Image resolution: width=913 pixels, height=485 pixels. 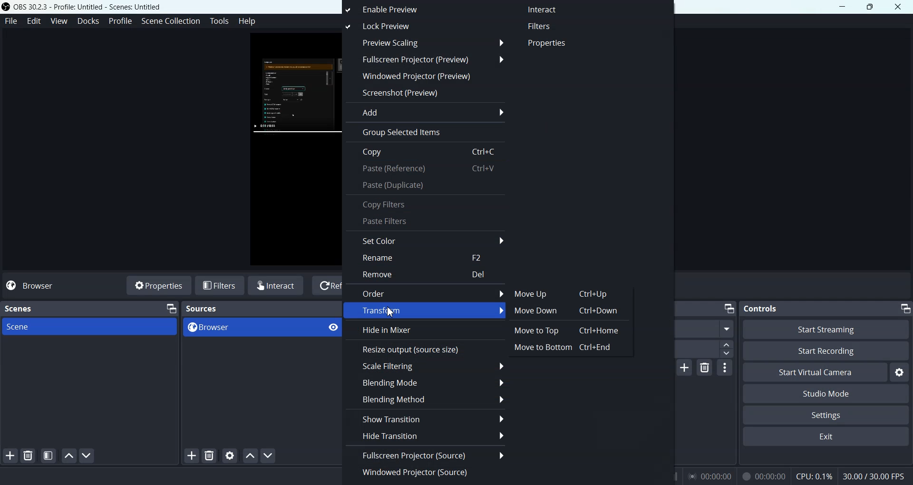 I want to click on Help, so click(x=247, y=22).